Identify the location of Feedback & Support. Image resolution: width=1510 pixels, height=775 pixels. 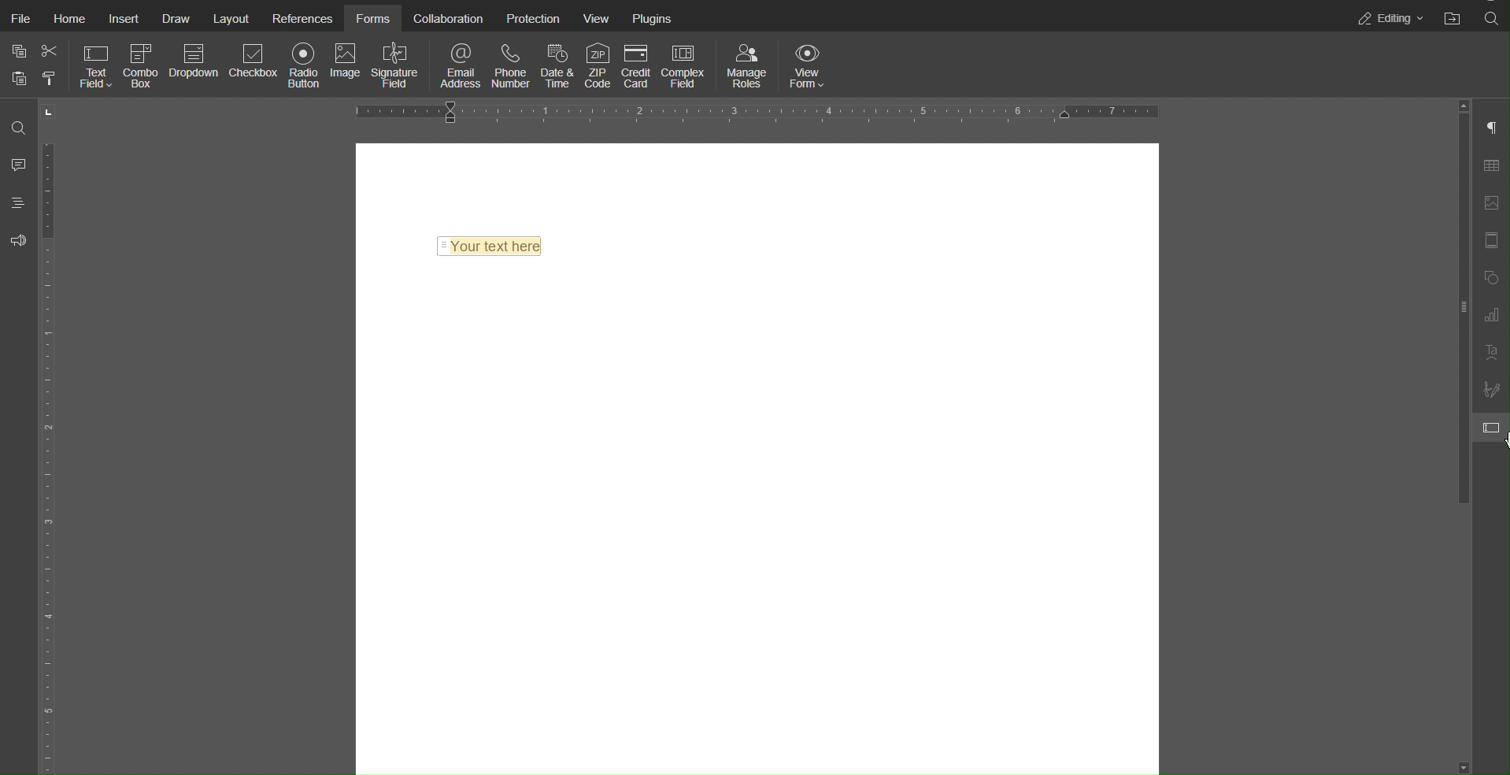
(20, 241).